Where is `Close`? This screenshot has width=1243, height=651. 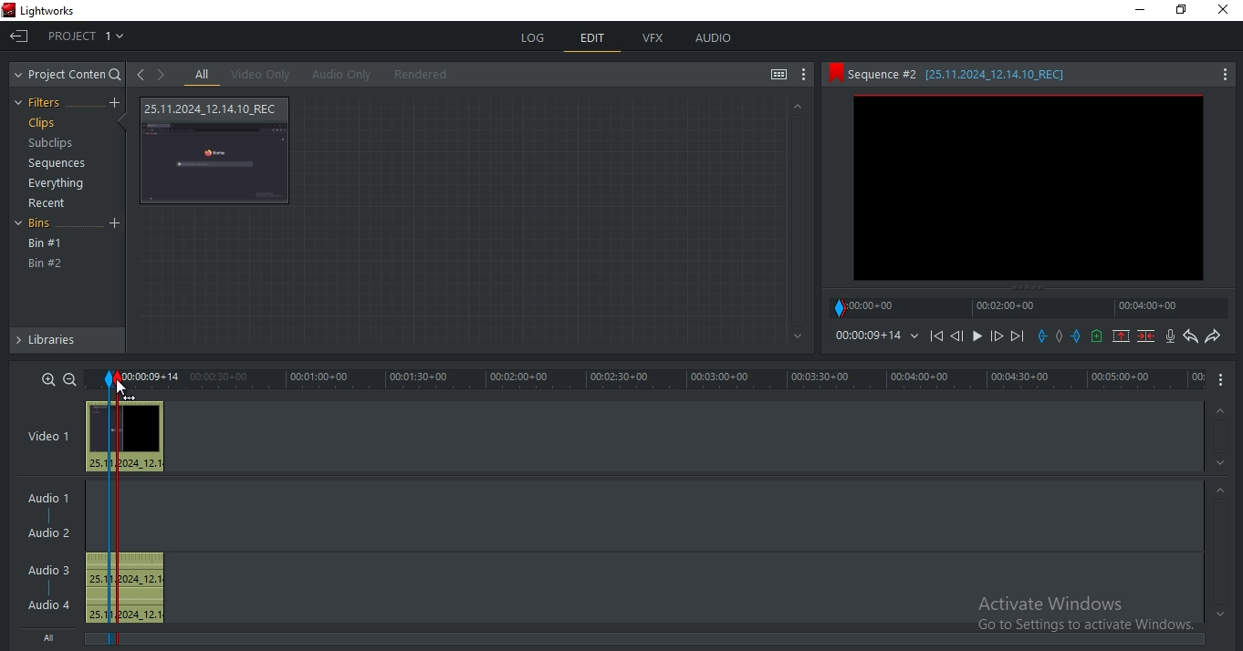 Close is located at coordinates (1226, 14).